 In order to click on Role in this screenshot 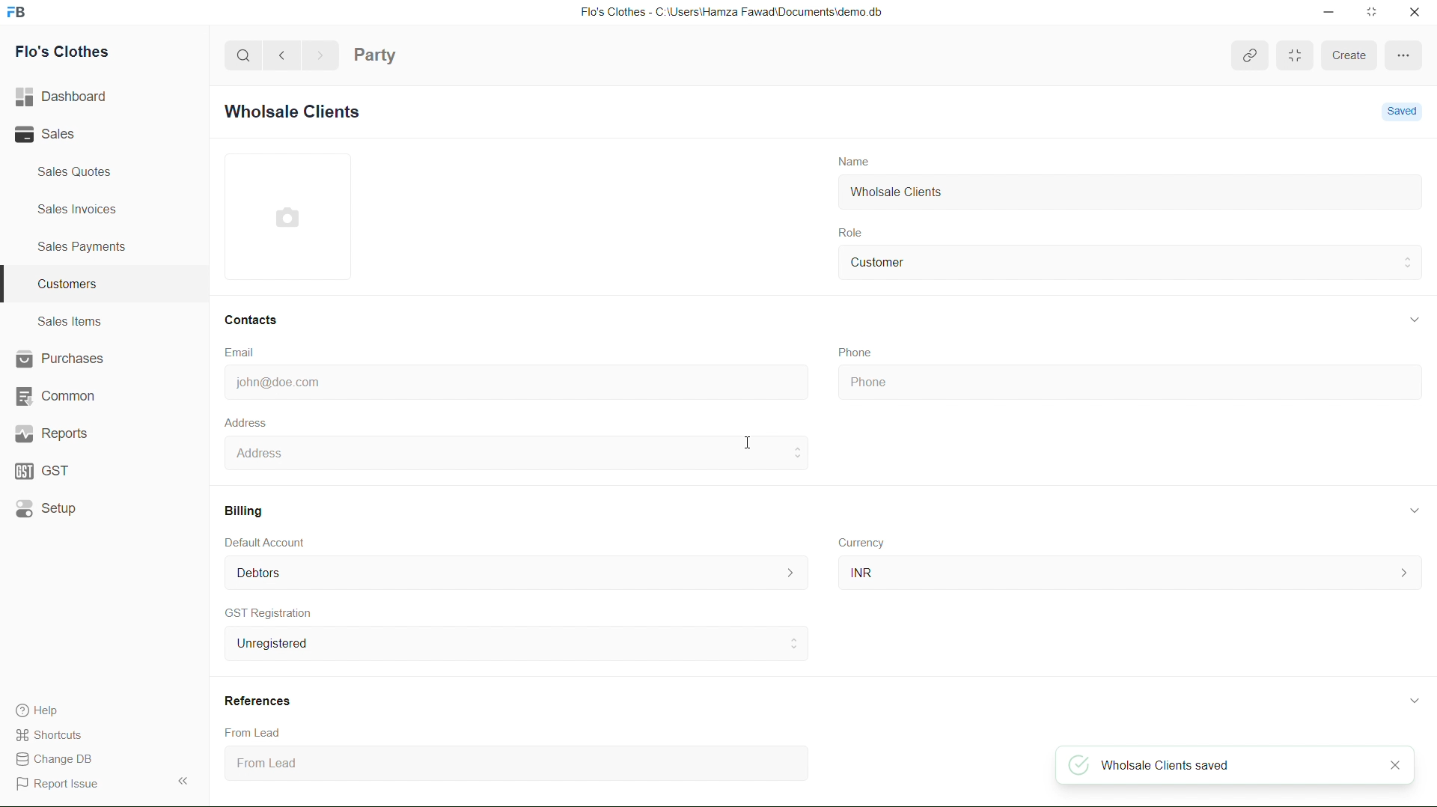, I will do `click(858, 229)`.